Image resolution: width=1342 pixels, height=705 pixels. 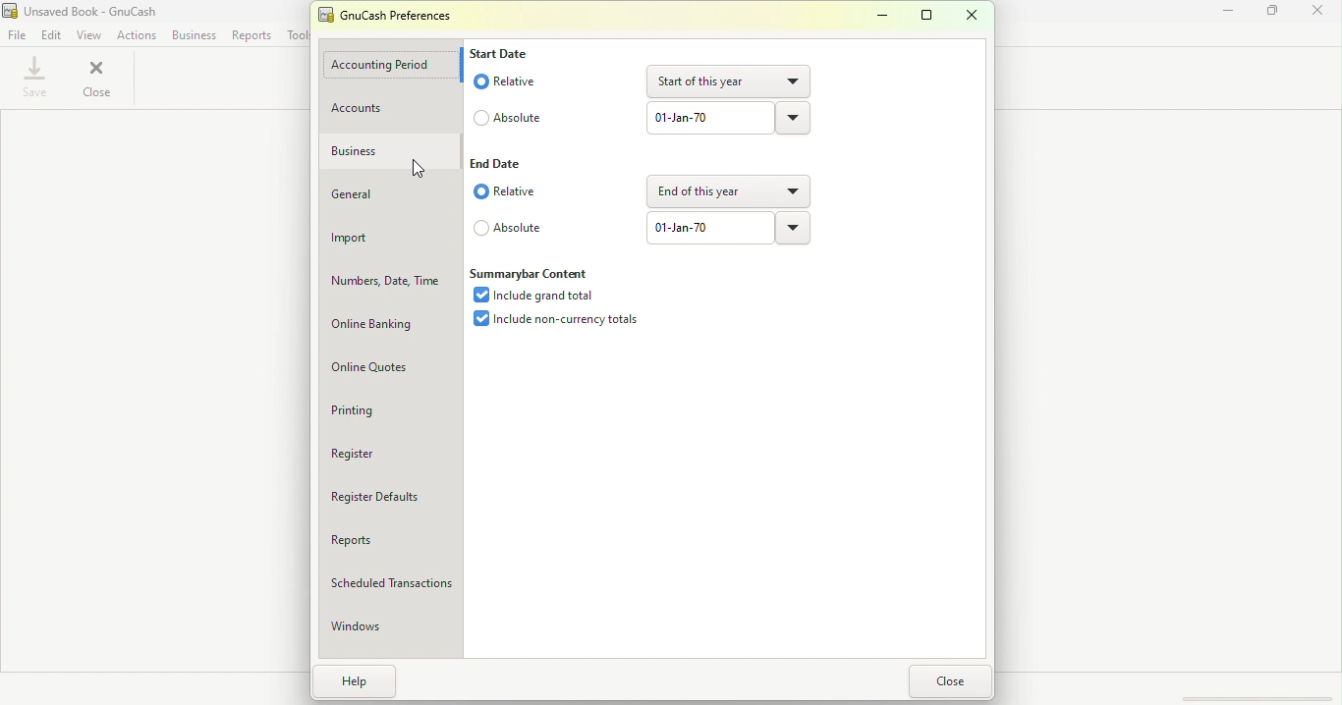 What do you see at coordinates (390, 366) in the screenshot?
I see `Online quotes` at bounding box center [390, 366].